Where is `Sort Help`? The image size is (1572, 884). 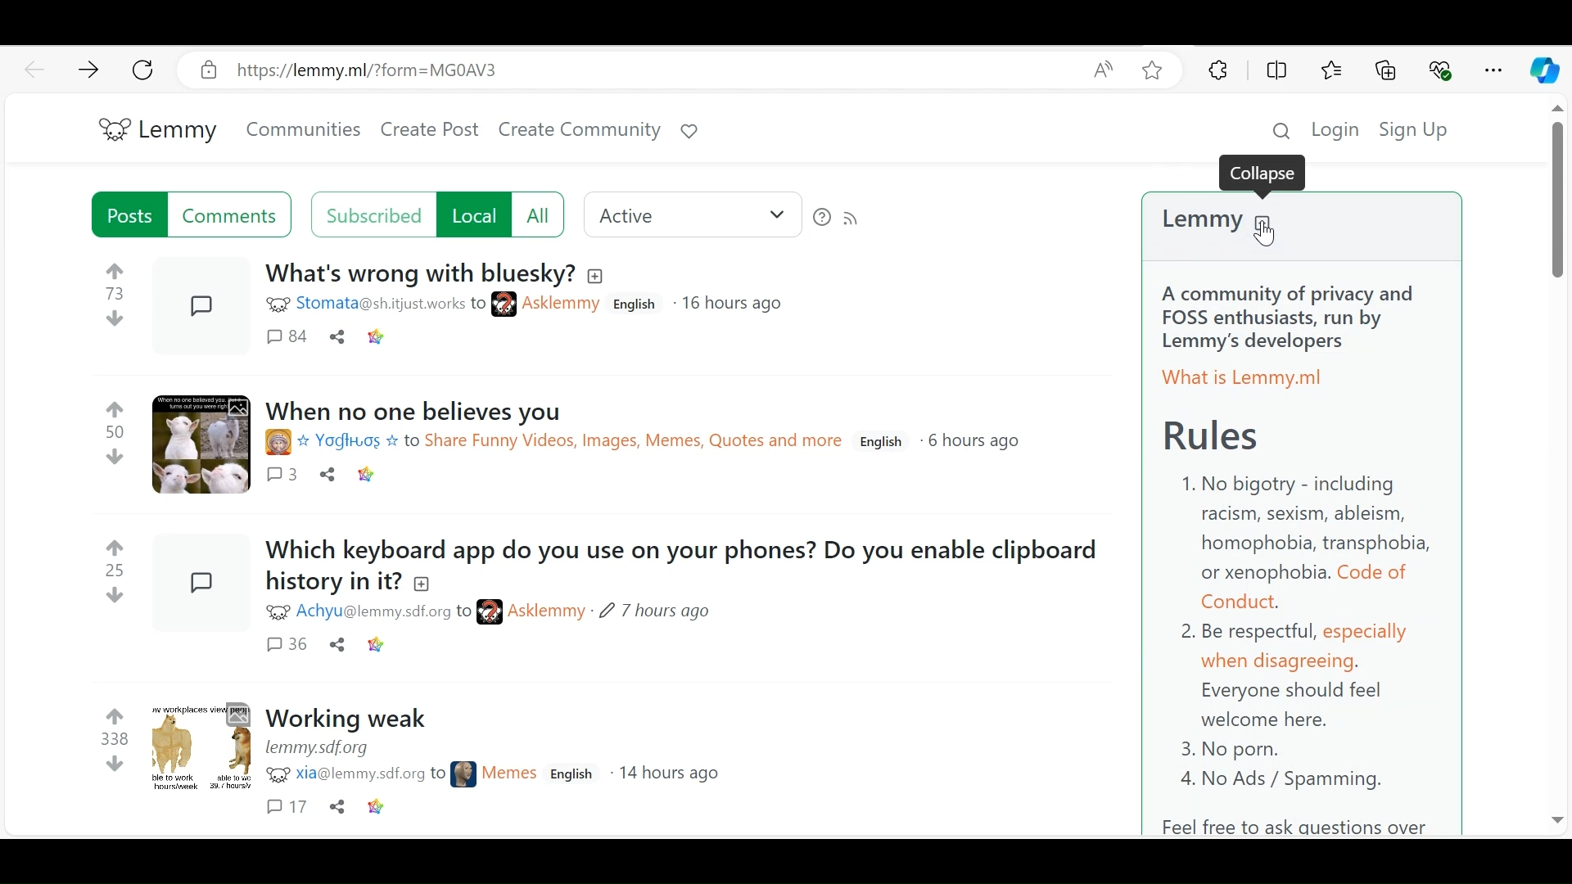 Sort Help is located at coordinates (821, 217).